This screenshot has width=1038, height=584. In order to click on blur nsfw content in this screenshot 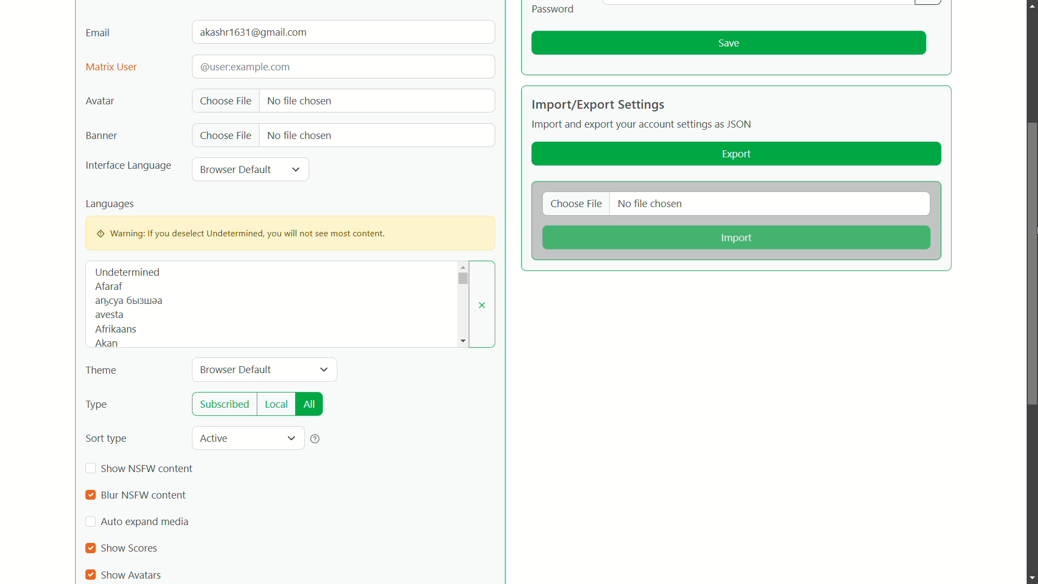, I will do `click(144, 496)`.